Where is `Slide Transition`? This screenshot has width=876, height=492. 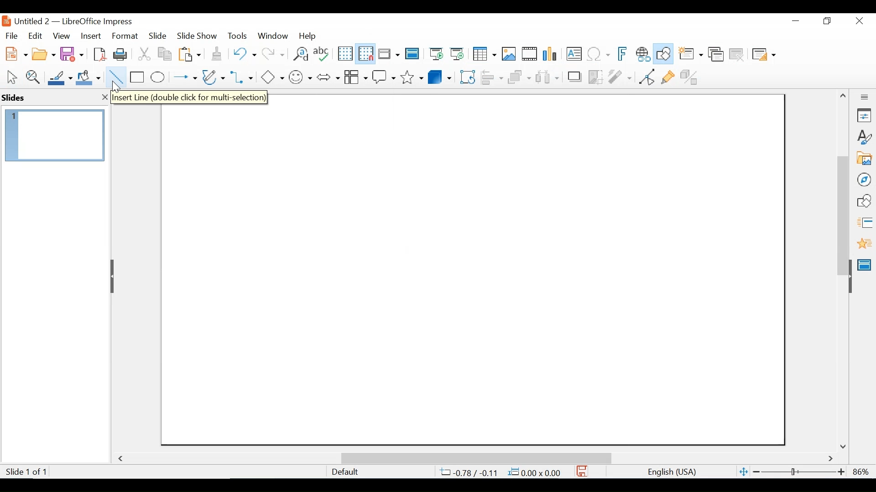
Slide Transition is located at coordinates (864, 223).